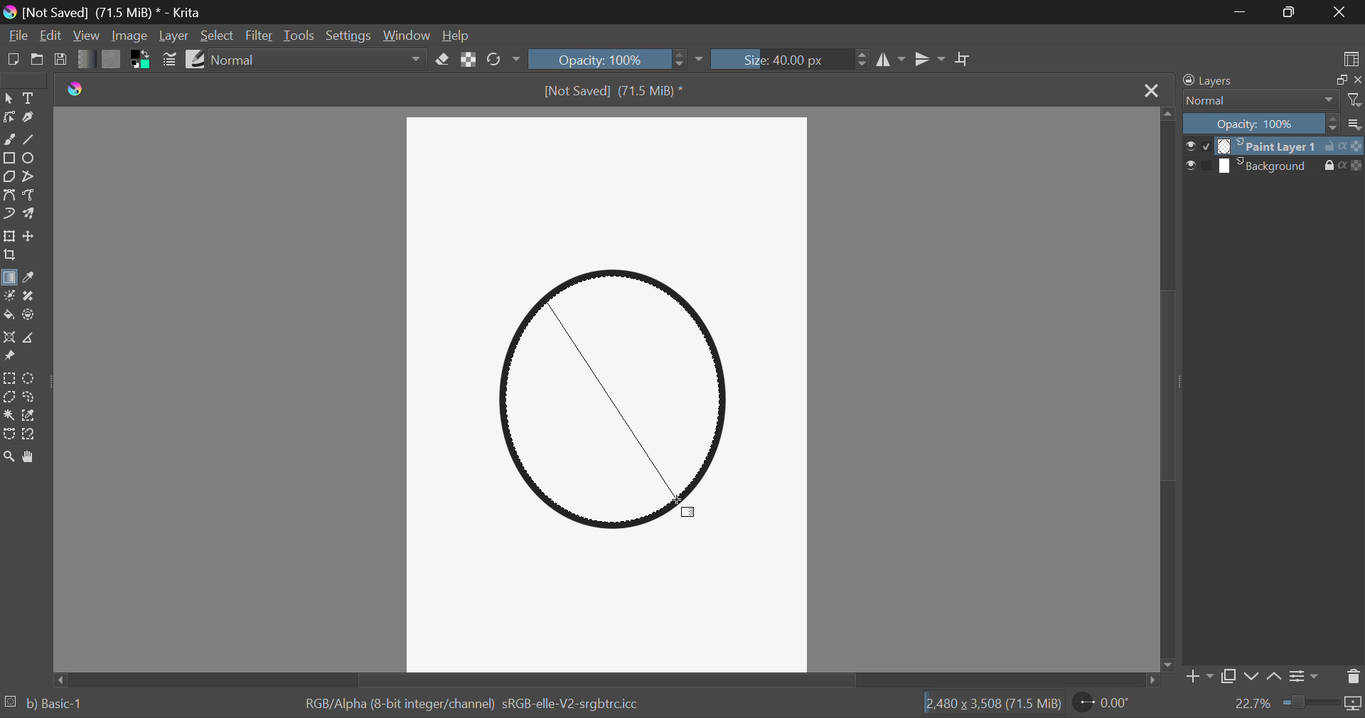 The height and width of the screenshot is (718, 1365). I want to click on RGB/Alpha (8-bit integer/channel) sRGB-elle-V2-srgbtrc.icc, so click(475, 704).